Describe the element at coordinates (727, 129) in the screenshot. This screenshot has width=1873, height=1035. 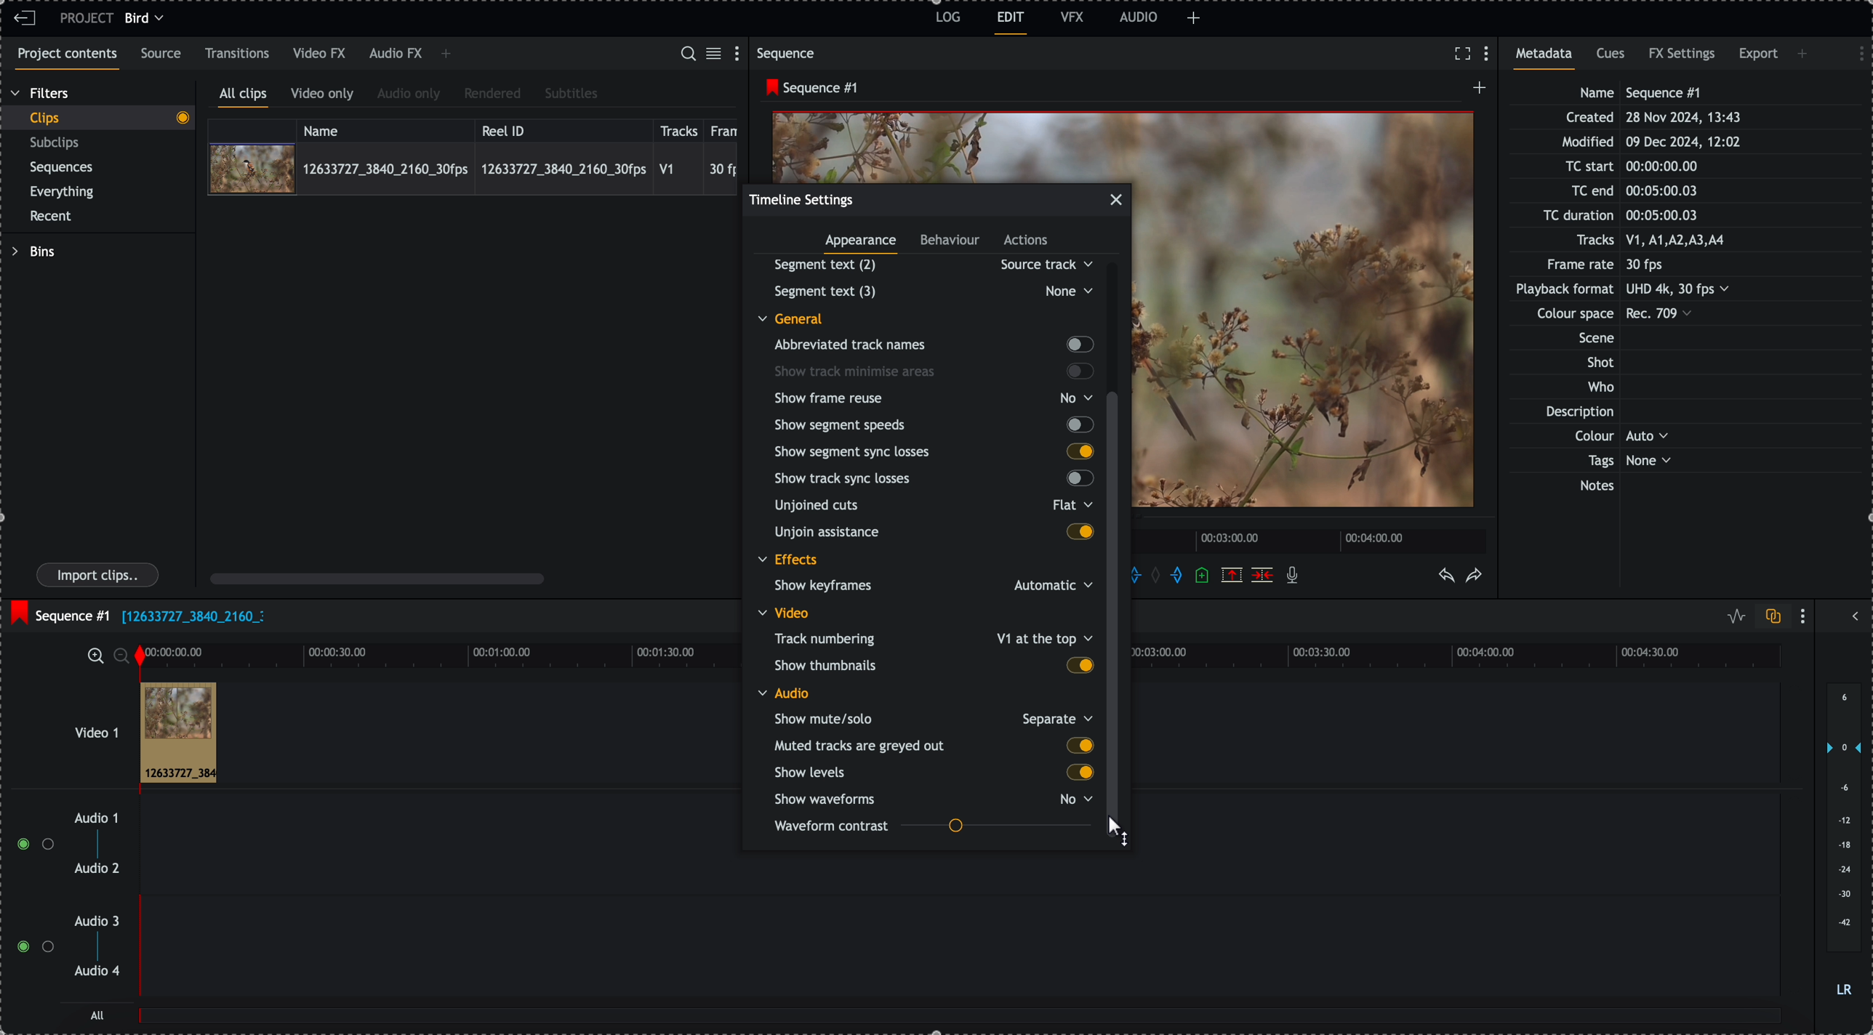
I see `frame` at that location.